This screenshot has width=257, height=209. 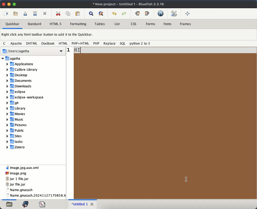 What do you see at coordinates (15, 136) in the screenshot?
I see `Sites` at bounding box center [15, 136].